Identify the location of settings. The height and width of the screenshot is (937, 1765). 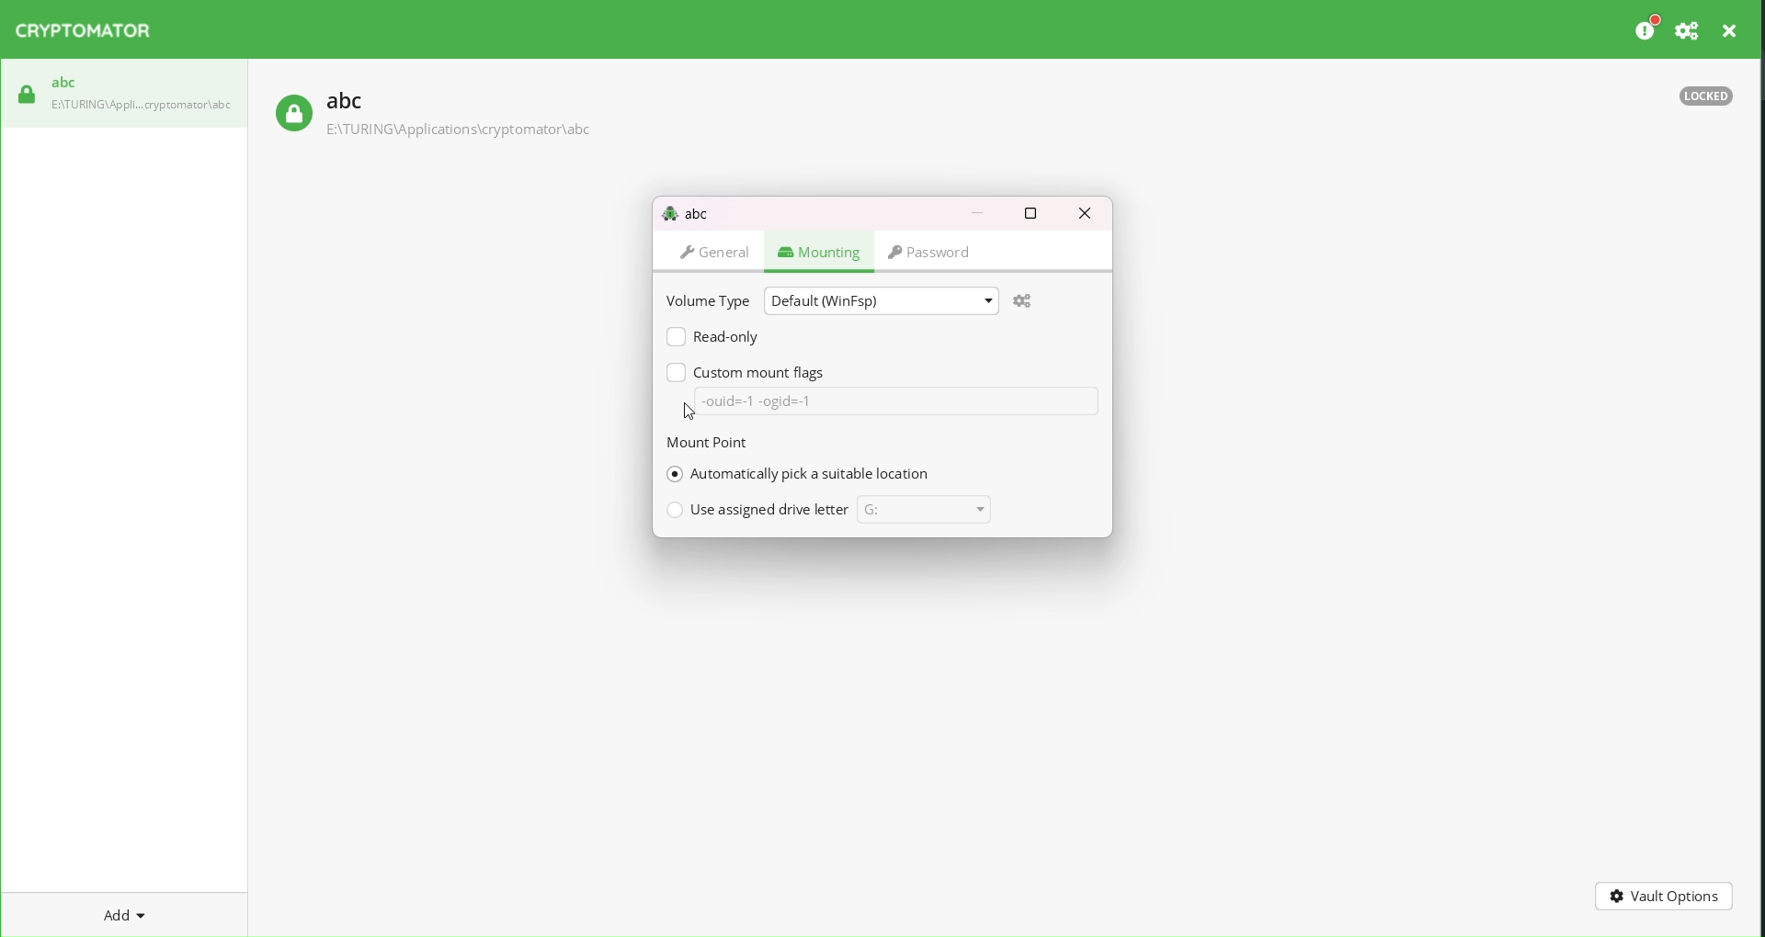
(1023, 300).